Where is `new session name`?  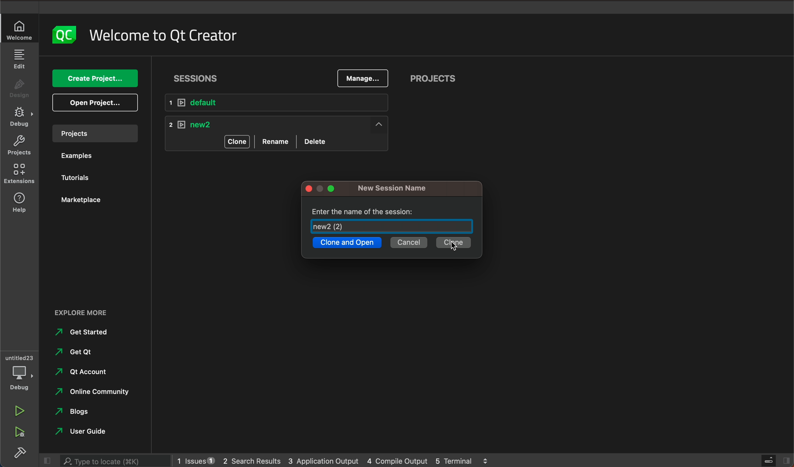
new session name is located at coordinates (399, 188).